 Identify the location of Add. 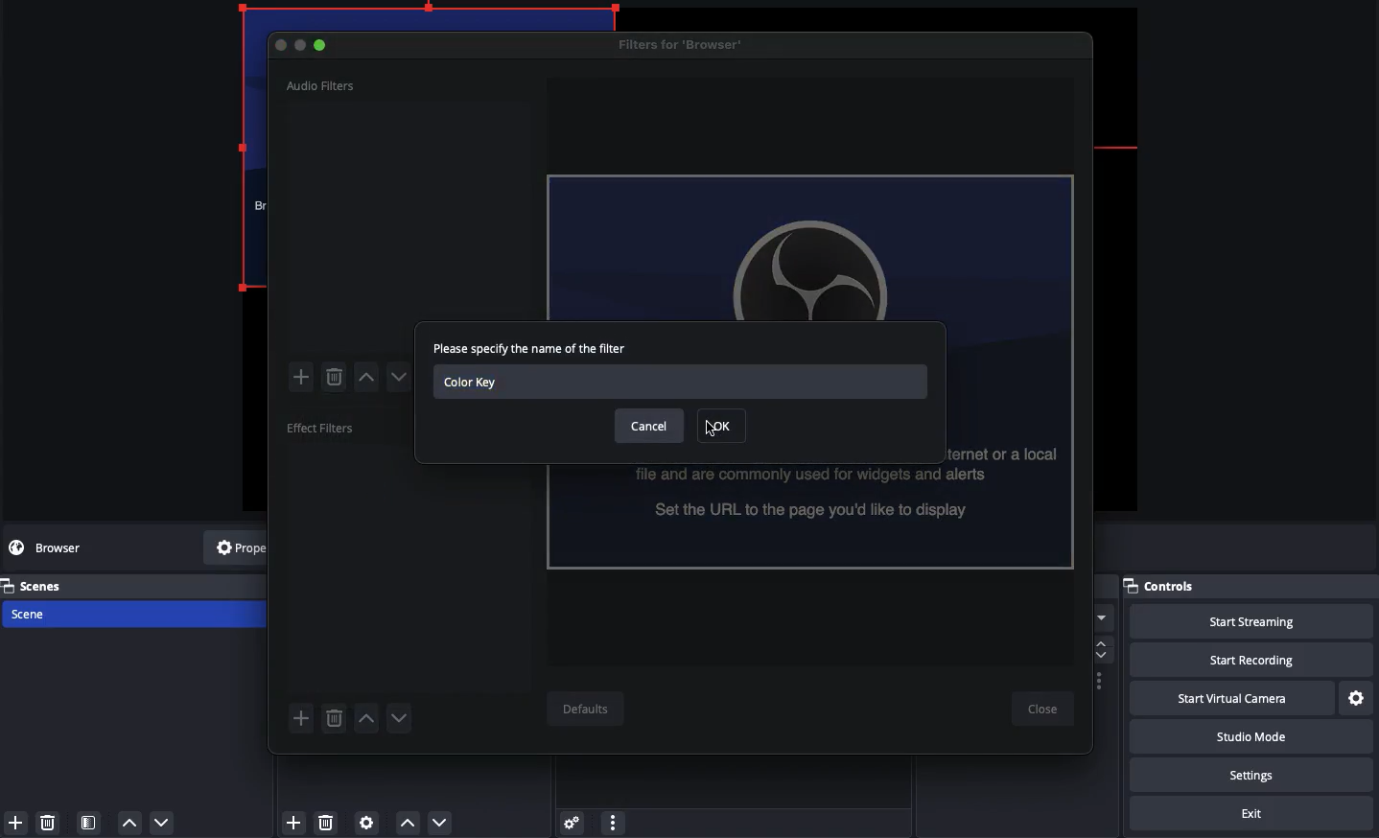
(294, 822).